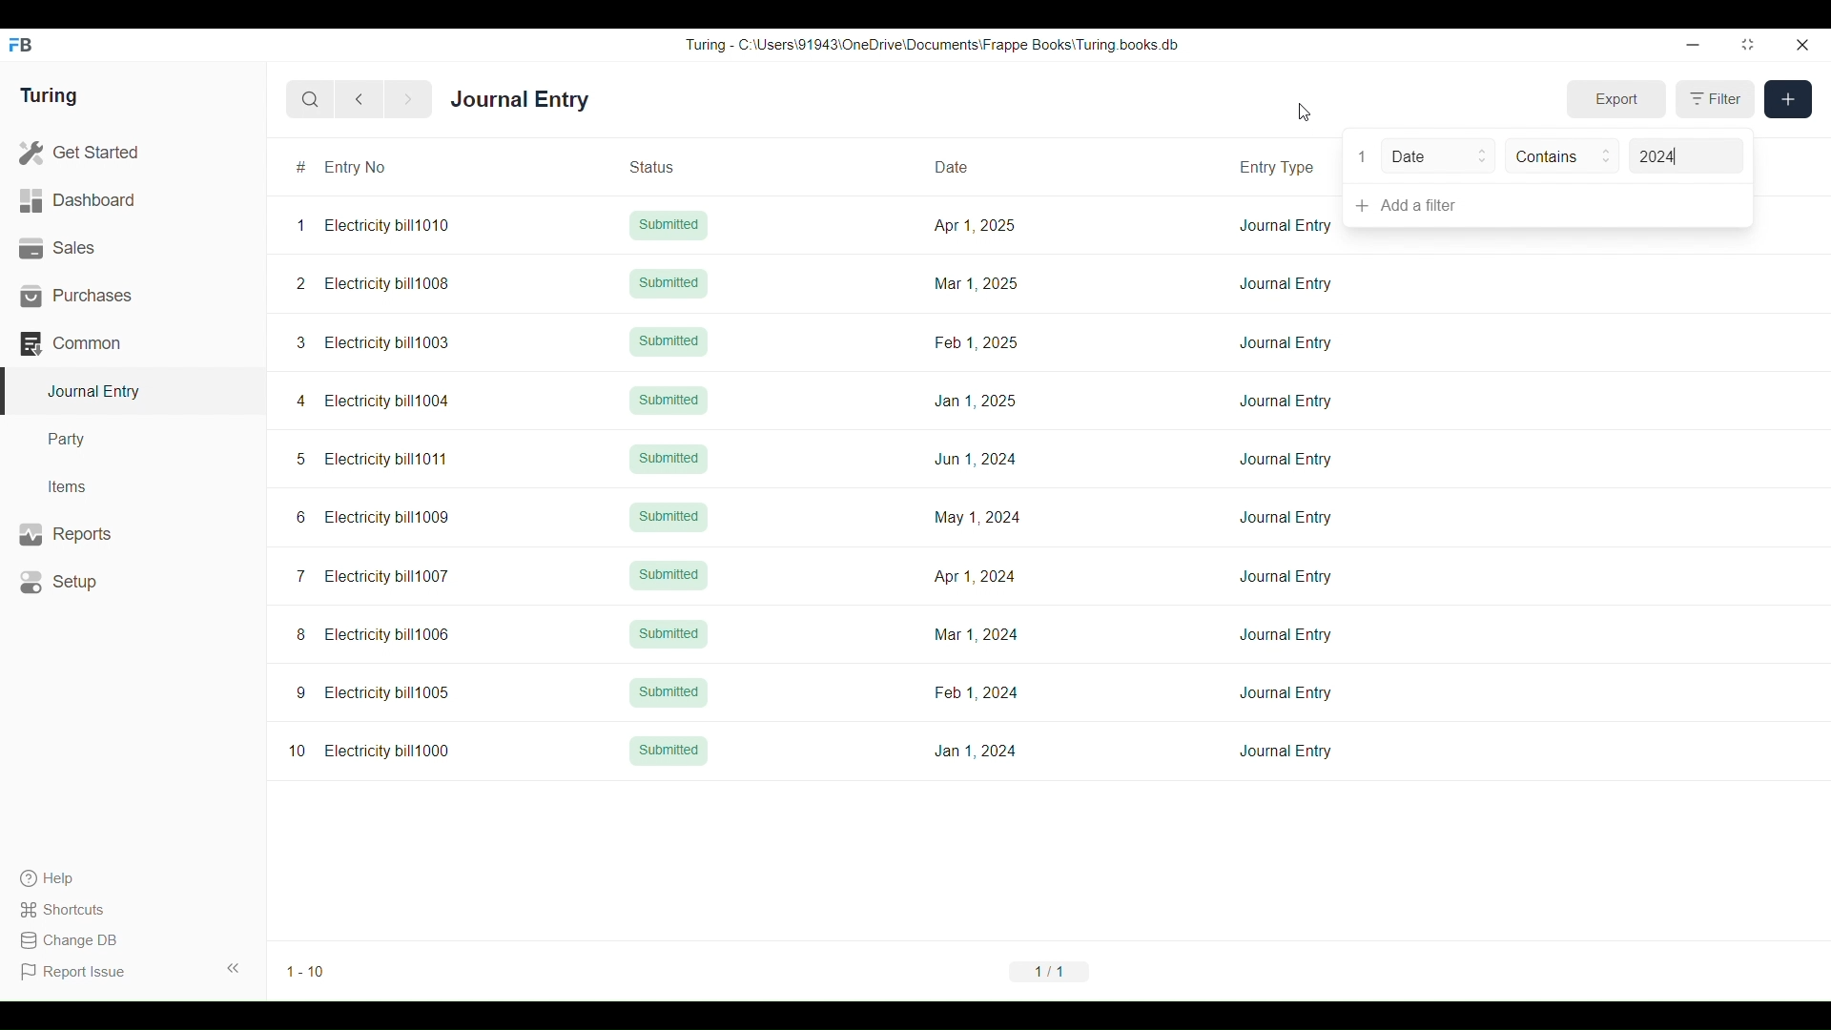 This screenshot has height=1030, width=1831. I want to click on Turing - C:\Users\91943\0neDrive\Documents\Frappe Books\ Turing books db, so click(931, 45).